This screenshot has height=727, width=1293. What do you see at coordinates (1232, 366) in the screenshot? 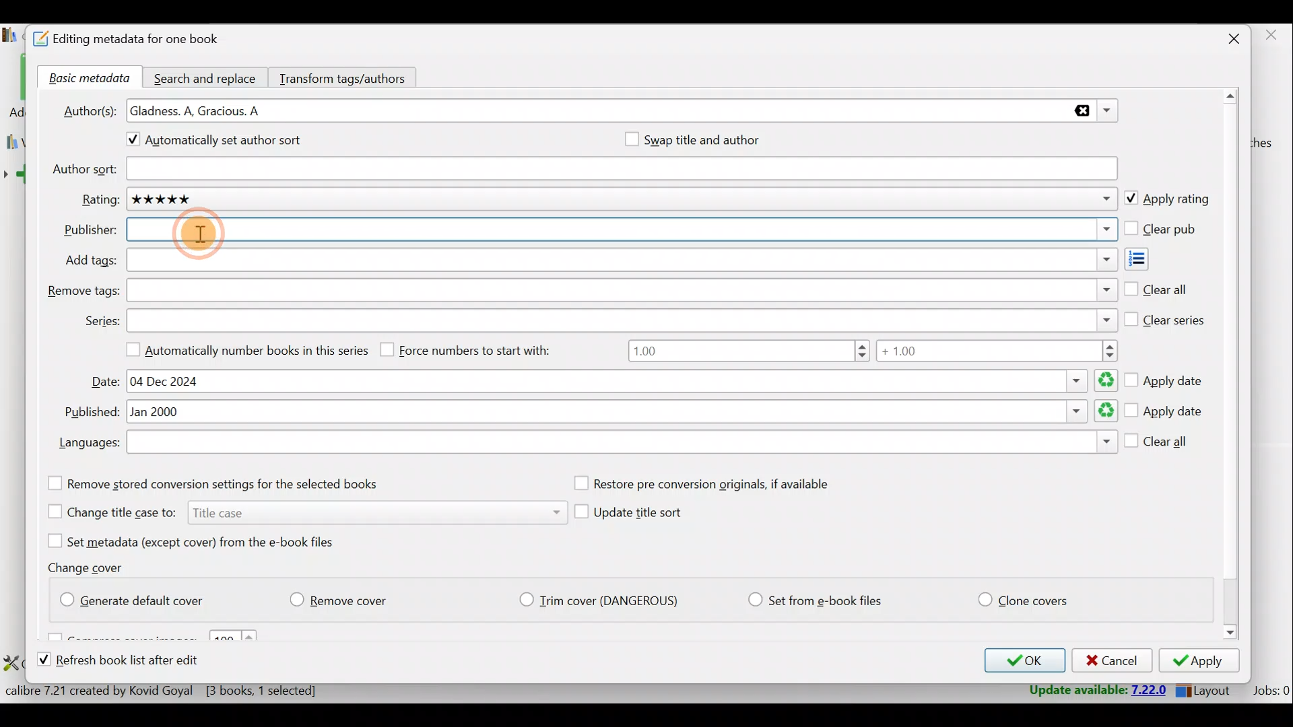
I see `Scroll bar` at bounding box center [1232, 366].